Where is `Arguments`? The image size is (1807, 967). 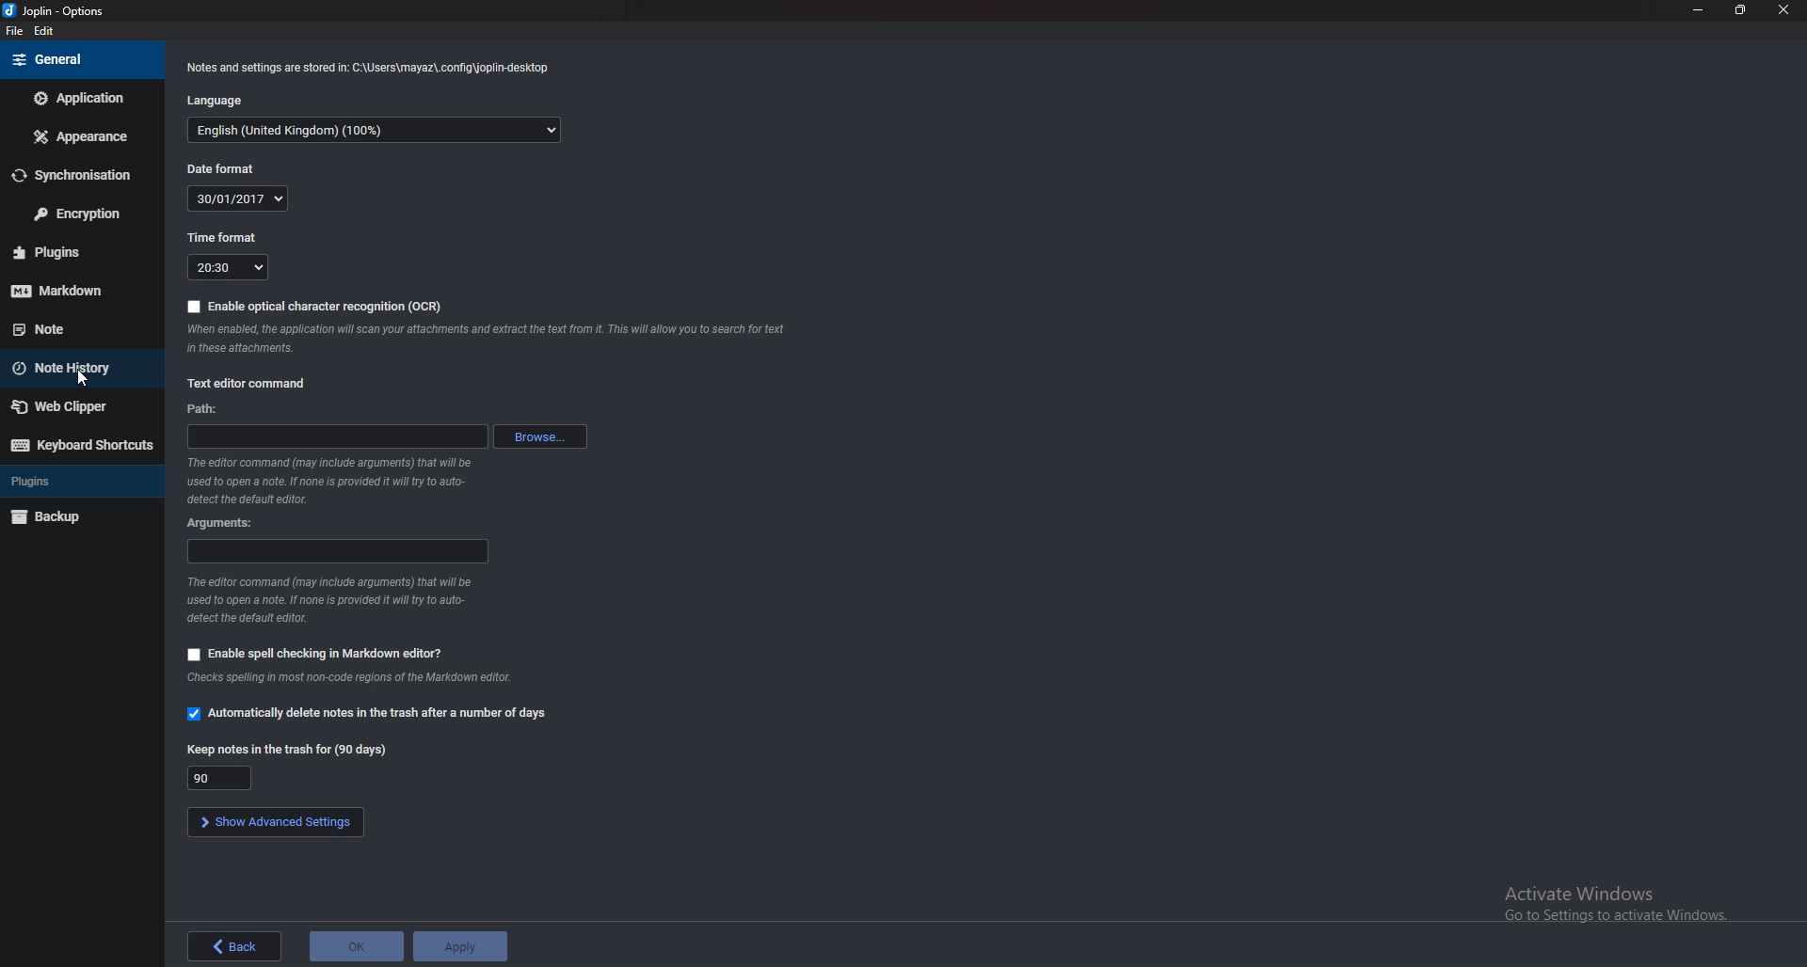
Arguments is located at coordinates (232, 522).